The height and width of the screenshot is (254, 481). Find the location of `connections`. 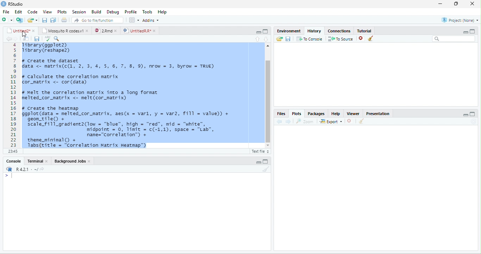

connections is located at coordinates (338, 30).